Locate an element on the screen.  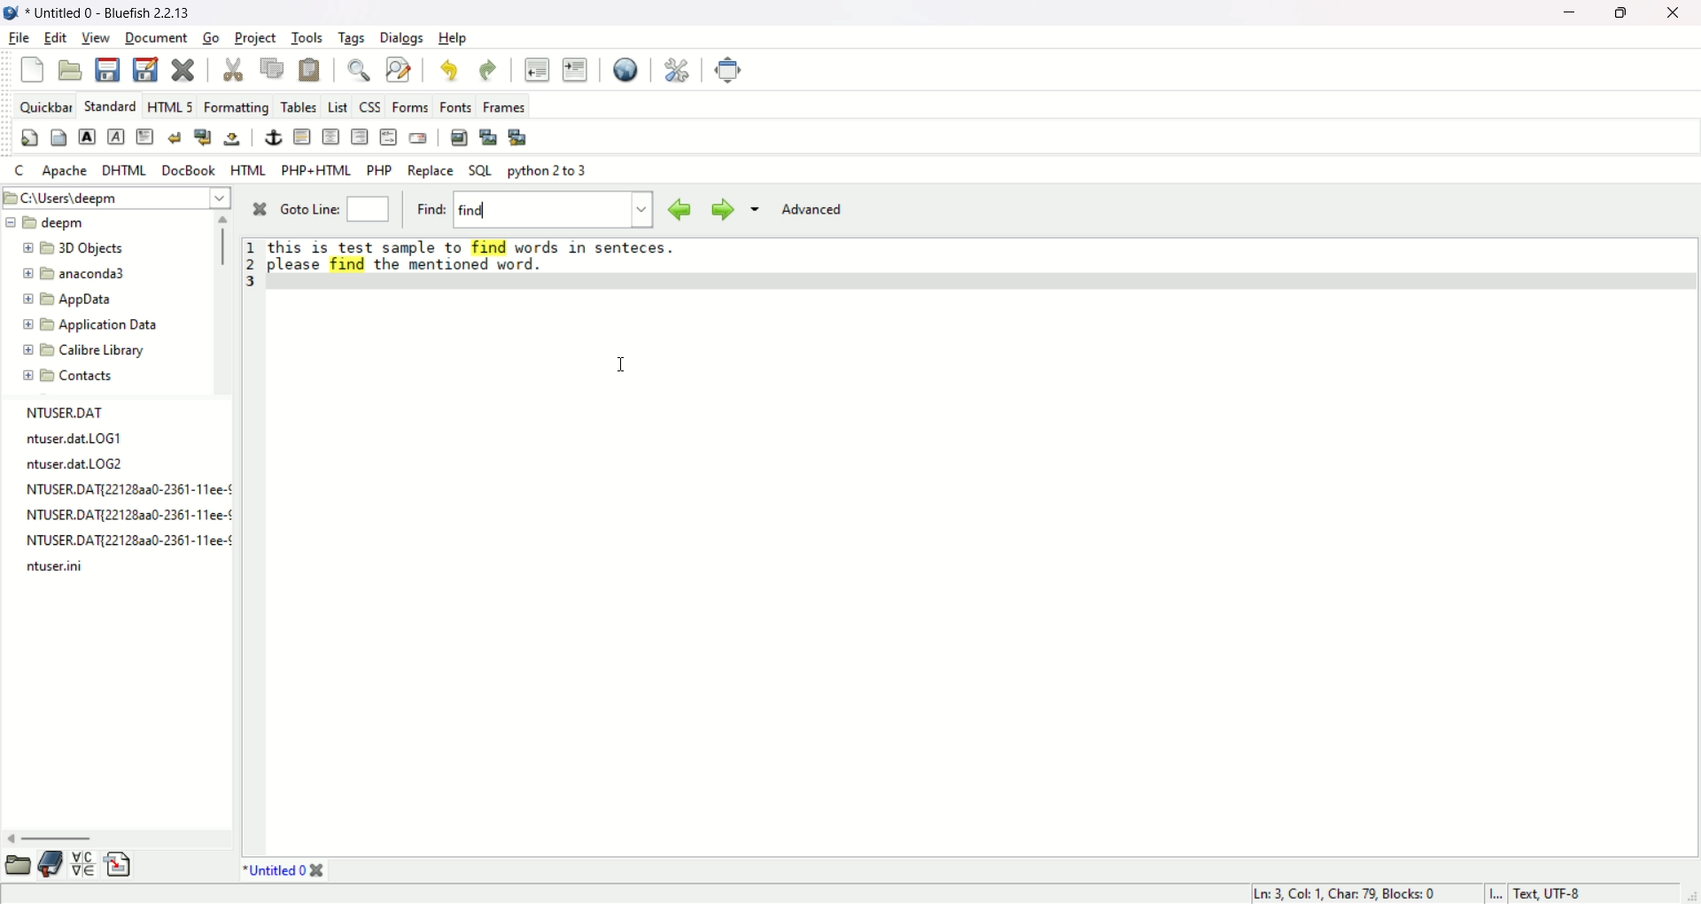
test sample to find words in sentences, please find the mentioned word is located at coordinates (472, 257).